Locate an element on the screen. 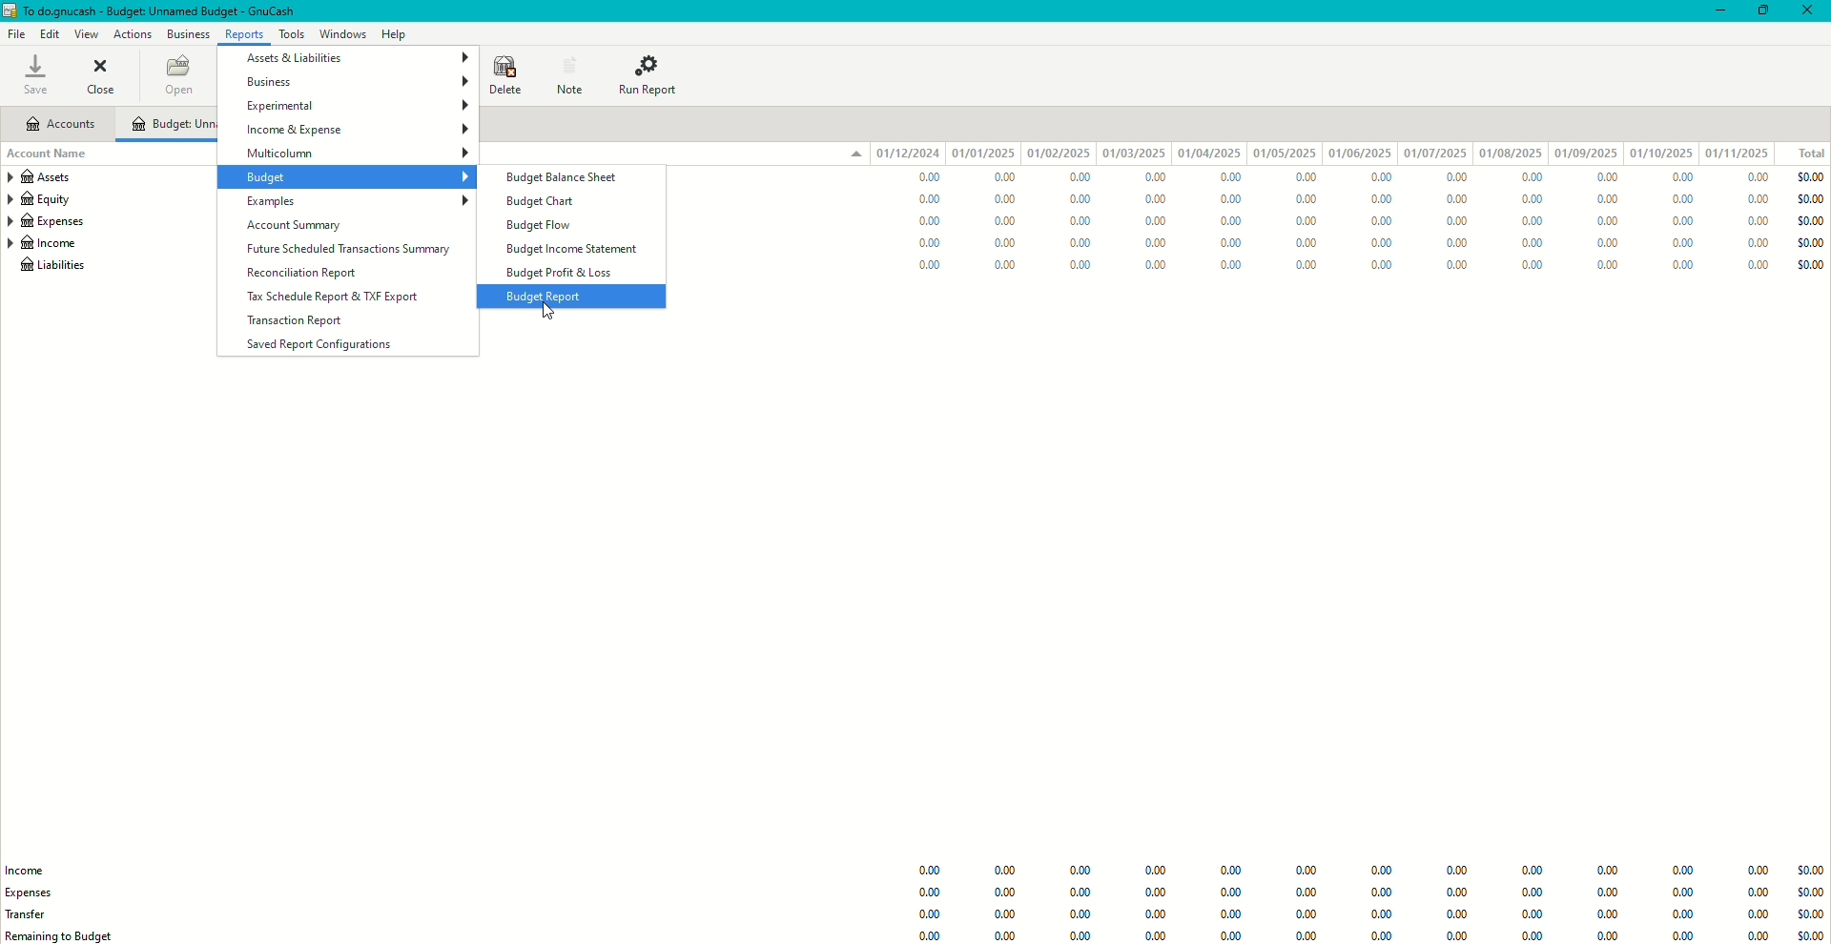 The height and width of the screenshot is (944, 1831). Assets is located at coordinates (45, 179).